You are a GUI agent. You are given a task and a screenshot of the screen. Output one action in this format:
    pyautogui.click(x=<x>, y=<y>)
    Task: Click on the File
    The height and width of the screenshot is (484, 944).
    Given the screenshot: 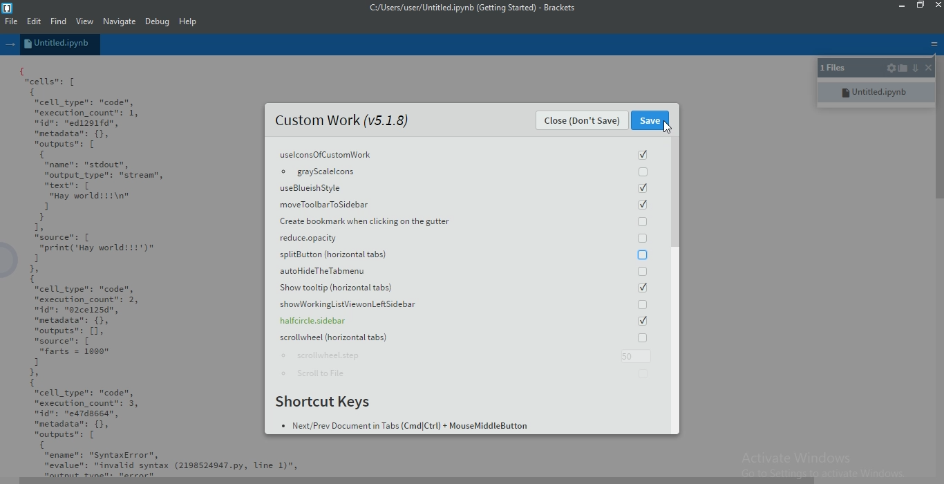 What is the action you would take?
    pyautogui.click(x=11, y=22)
    